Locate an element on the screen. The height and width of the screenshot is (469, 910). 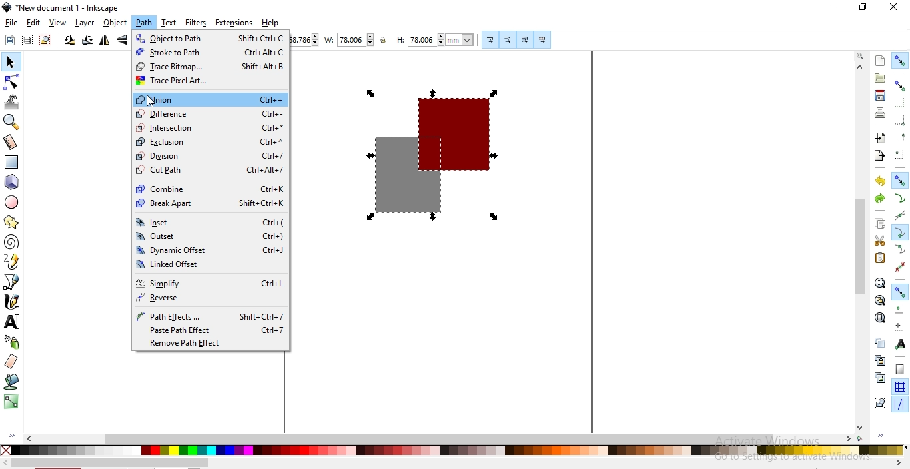
create a document with default background is located at coordinates (880, 61).